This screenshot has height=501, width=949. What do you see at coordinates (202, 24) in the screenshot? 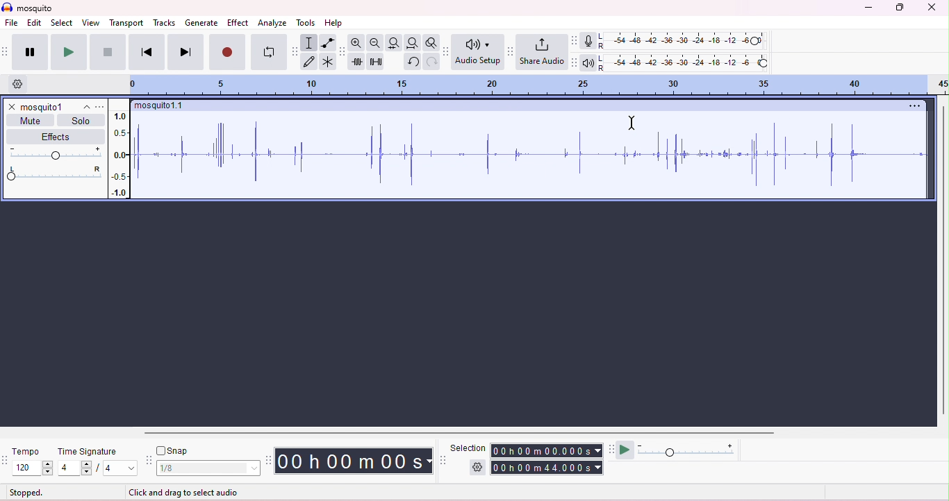
I see `generate` at bounding box center [202, 24].